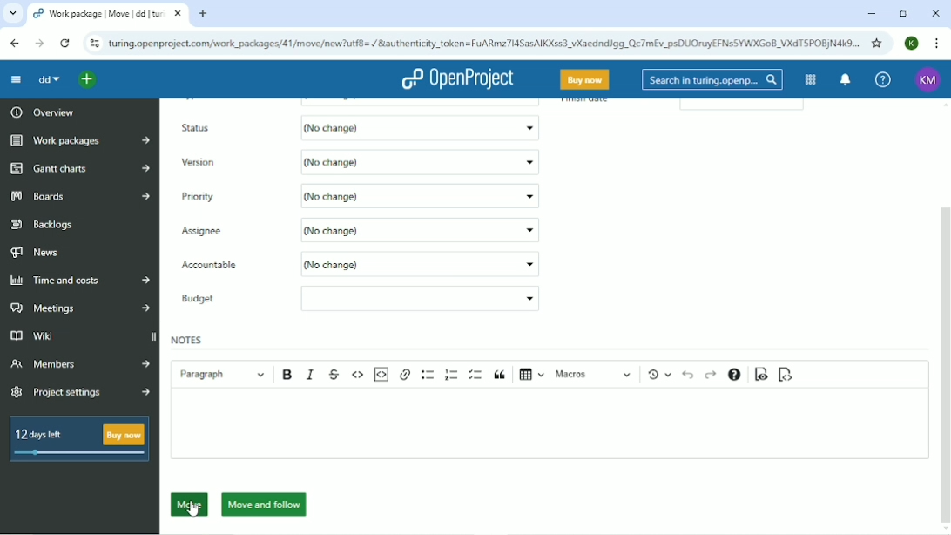 The width and height of the screenshot is (951, 535). Describe the element at coordinates (264, 505) in the screenshot. I see `Move and follow` at that location.